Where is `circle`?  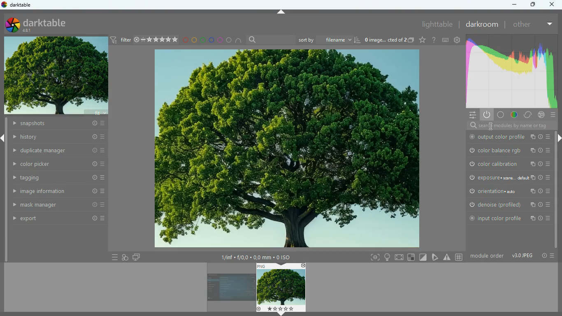
circle is located at coordinates (229, 40).